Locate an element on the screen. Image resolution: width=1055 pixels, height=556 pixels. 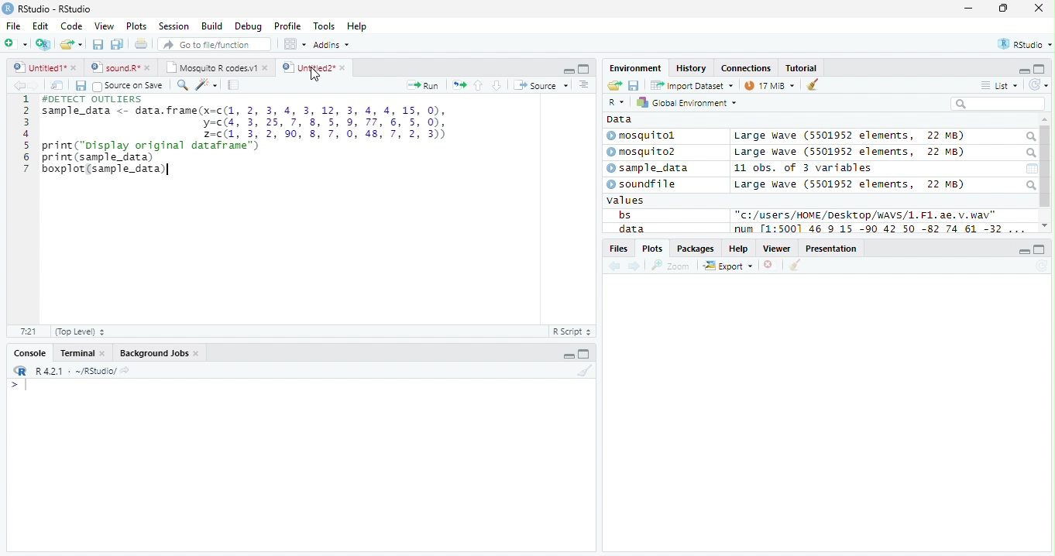
Find is located at coordinates (182, 85).